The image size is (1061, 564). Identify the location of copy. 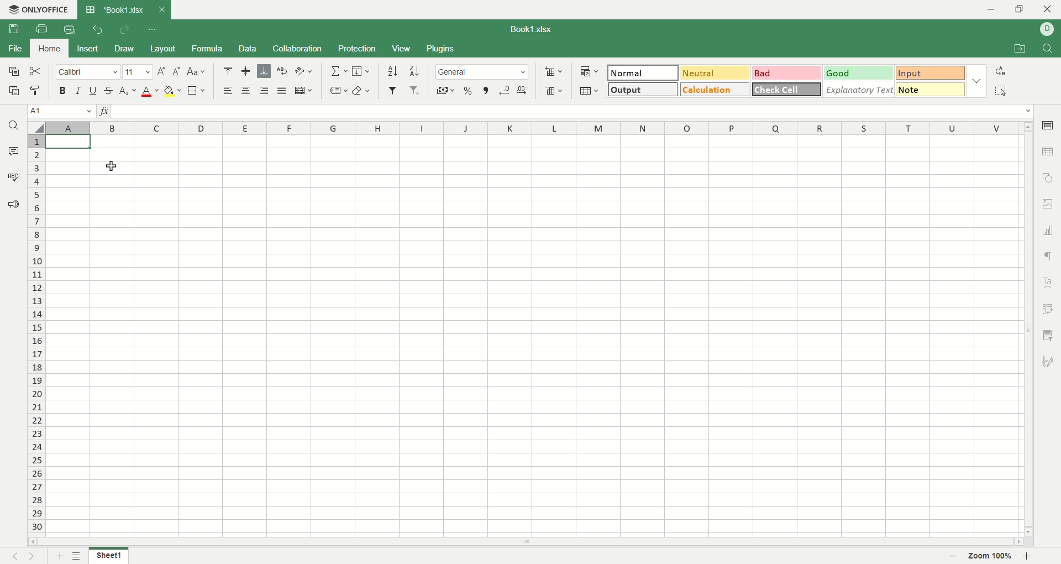
(11, 70).